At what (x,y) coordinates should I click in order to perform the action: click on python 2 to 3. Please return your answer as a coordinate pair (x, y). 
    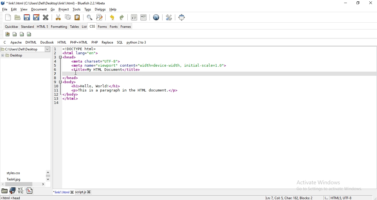
    Looking at the image, I should click on (137, 42).